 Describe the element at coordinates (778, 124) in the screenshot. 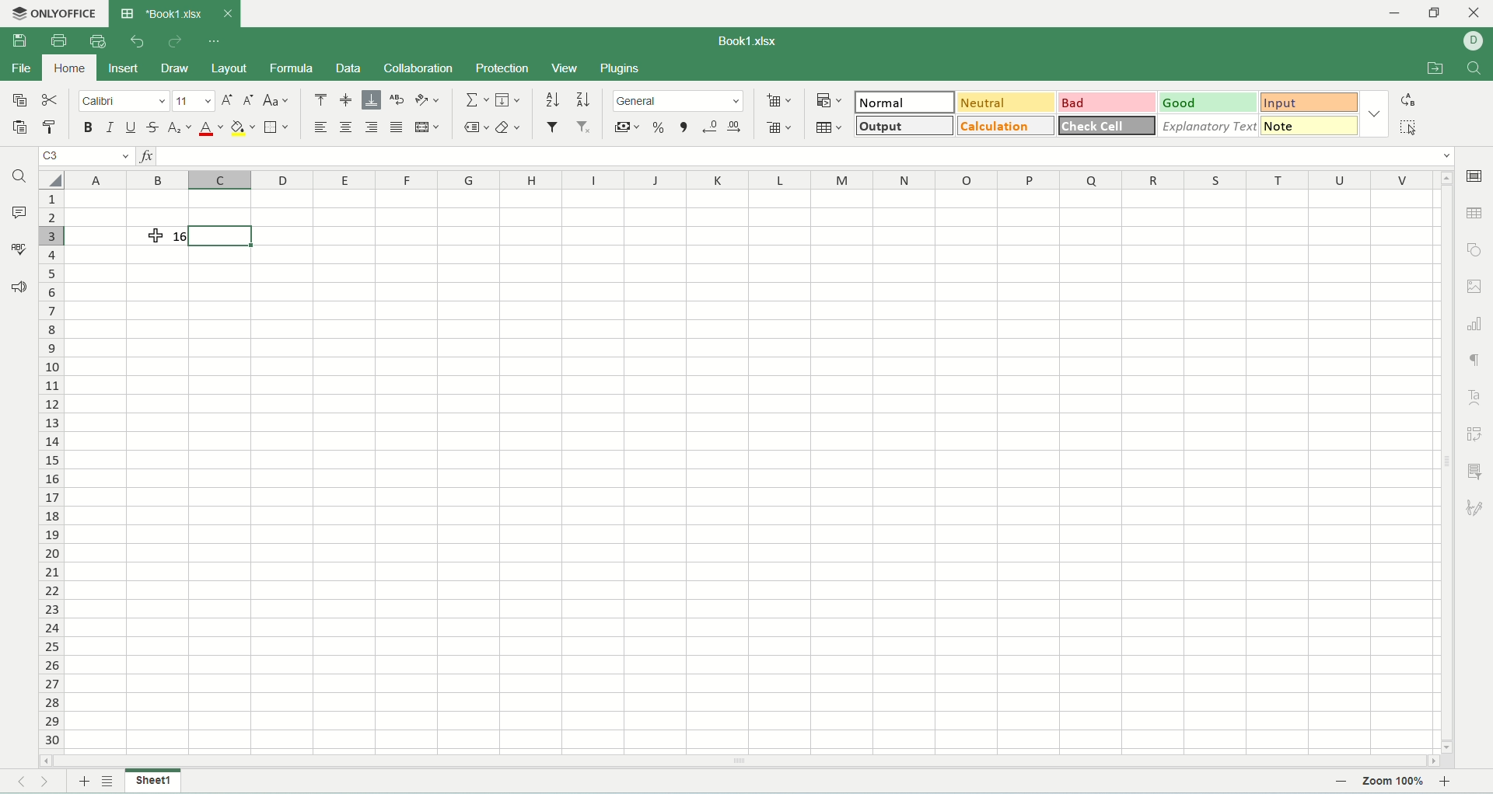

I see `delete cells` at that location.